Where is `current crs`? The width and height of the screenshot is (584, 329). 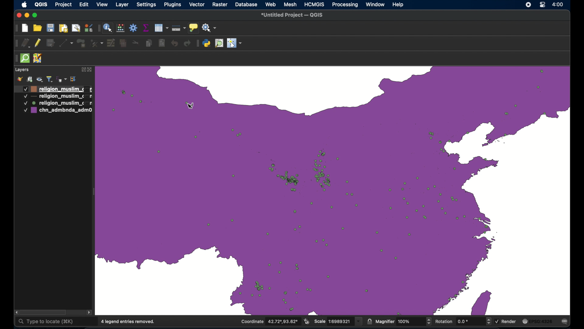
current crs is located at coordinates (537, 321).